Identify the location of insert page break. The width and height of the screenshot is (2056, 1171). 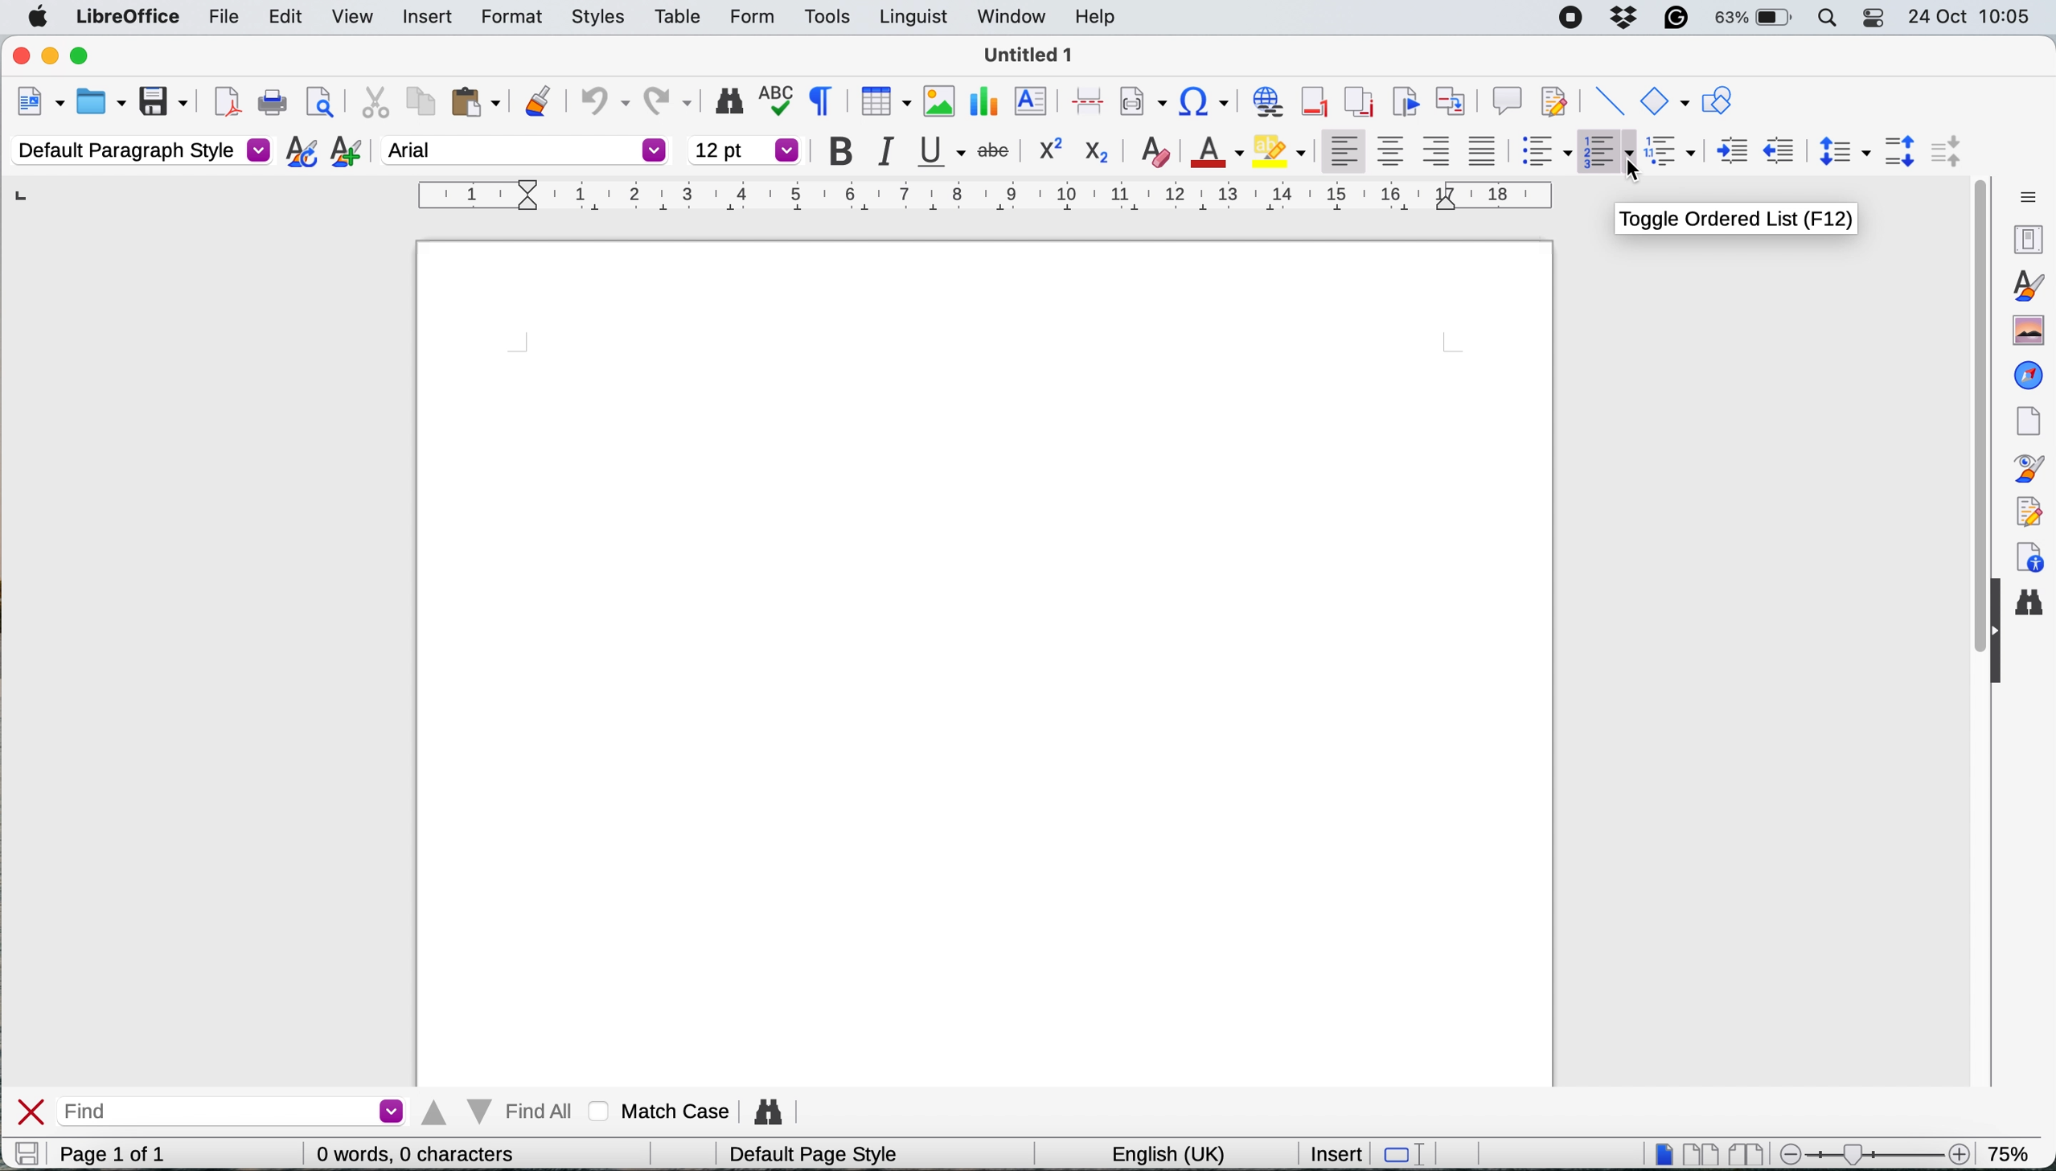
(1086, 100).